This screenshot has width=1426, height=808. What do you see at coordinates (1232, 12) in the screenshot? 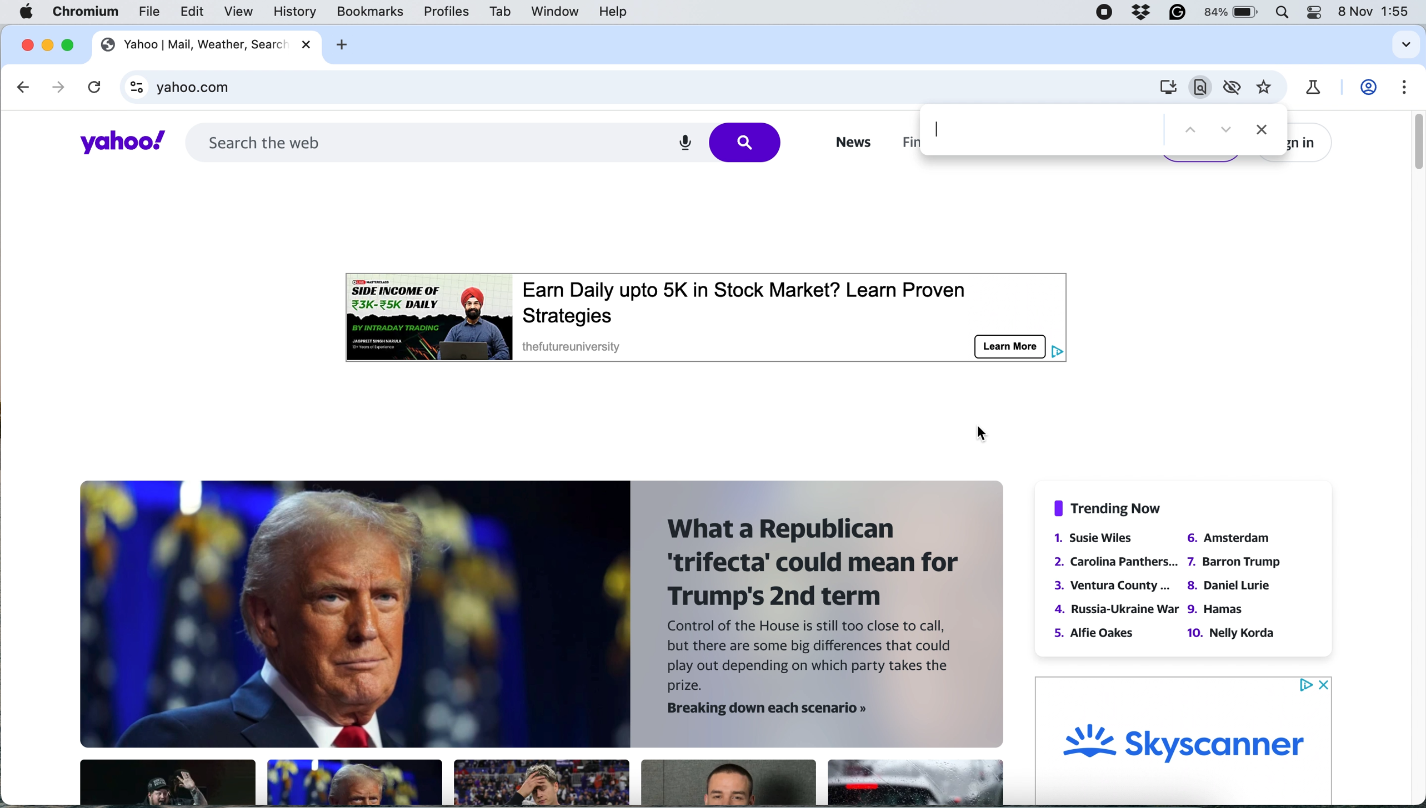
I see `battery` at bounding box center [1232, 12].